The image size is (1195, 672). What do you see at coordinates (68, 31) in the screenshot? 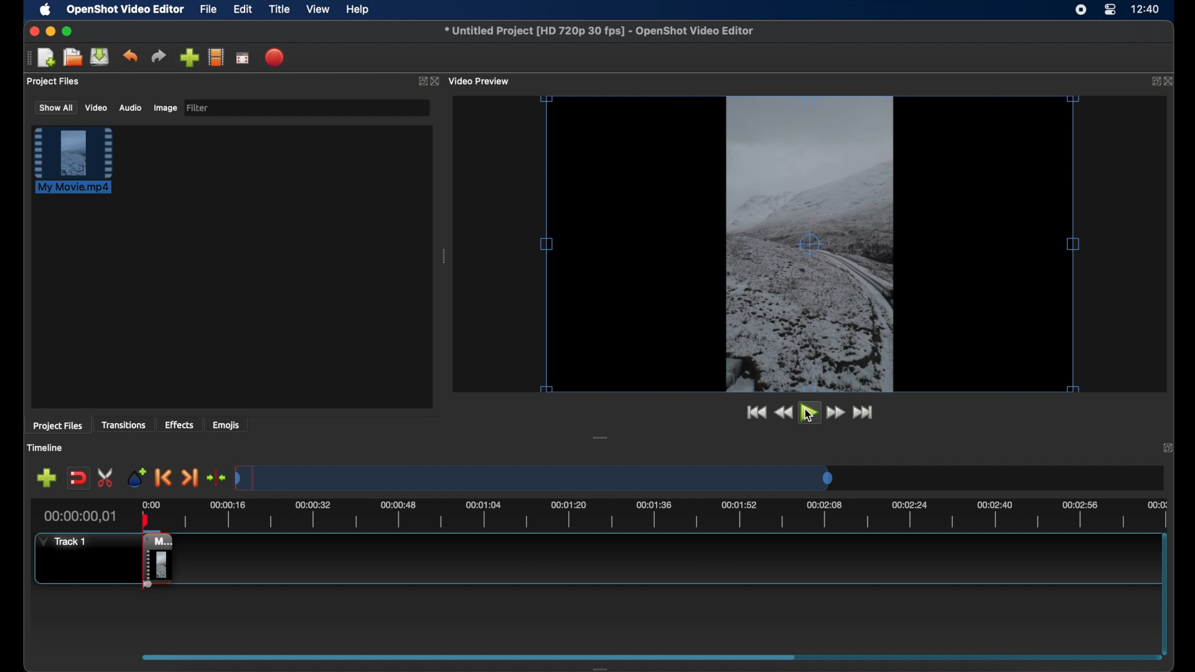
I see `maximize` at bounding box center [68, 31].